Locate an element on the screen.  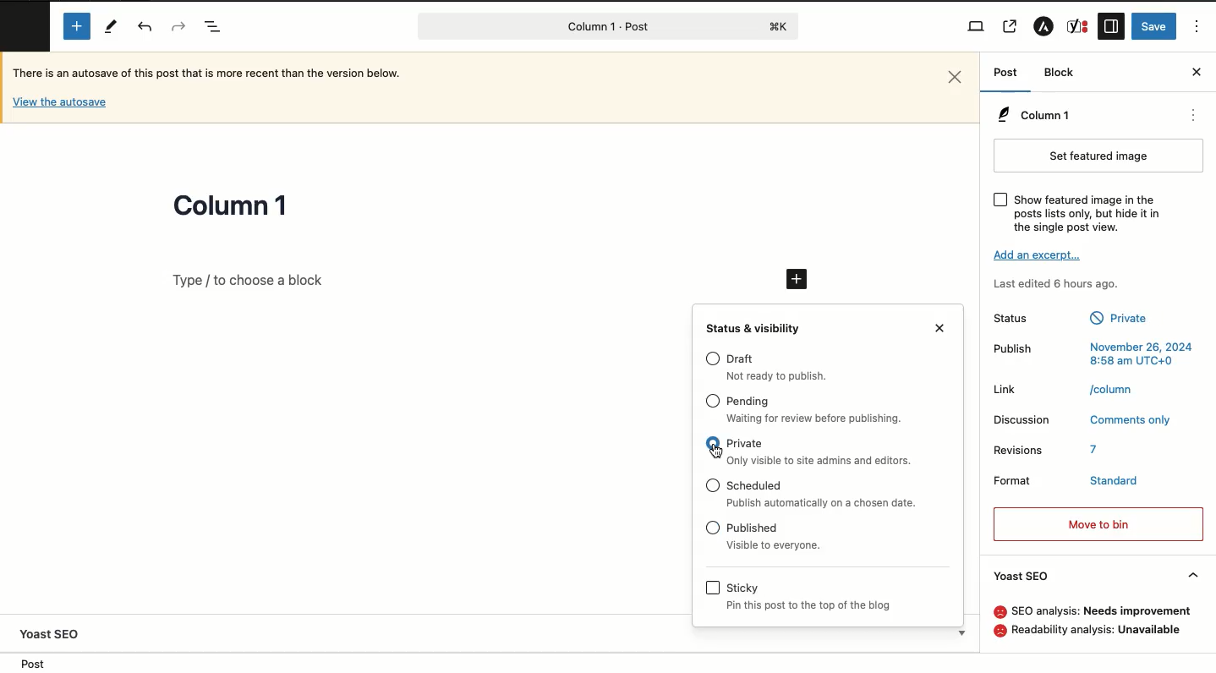
more is located at coordinates (1196, 117).